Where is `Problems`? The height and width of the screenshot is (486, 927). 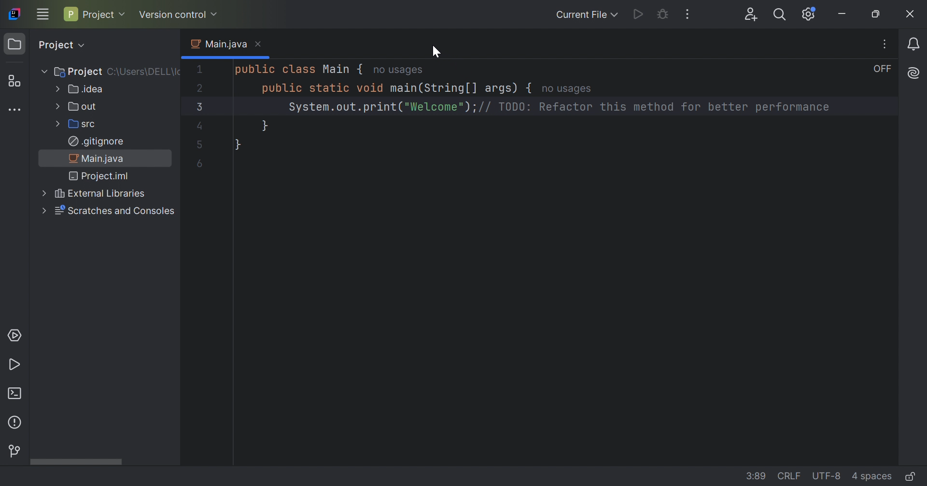 Problems is located at coordinates (16, 424).